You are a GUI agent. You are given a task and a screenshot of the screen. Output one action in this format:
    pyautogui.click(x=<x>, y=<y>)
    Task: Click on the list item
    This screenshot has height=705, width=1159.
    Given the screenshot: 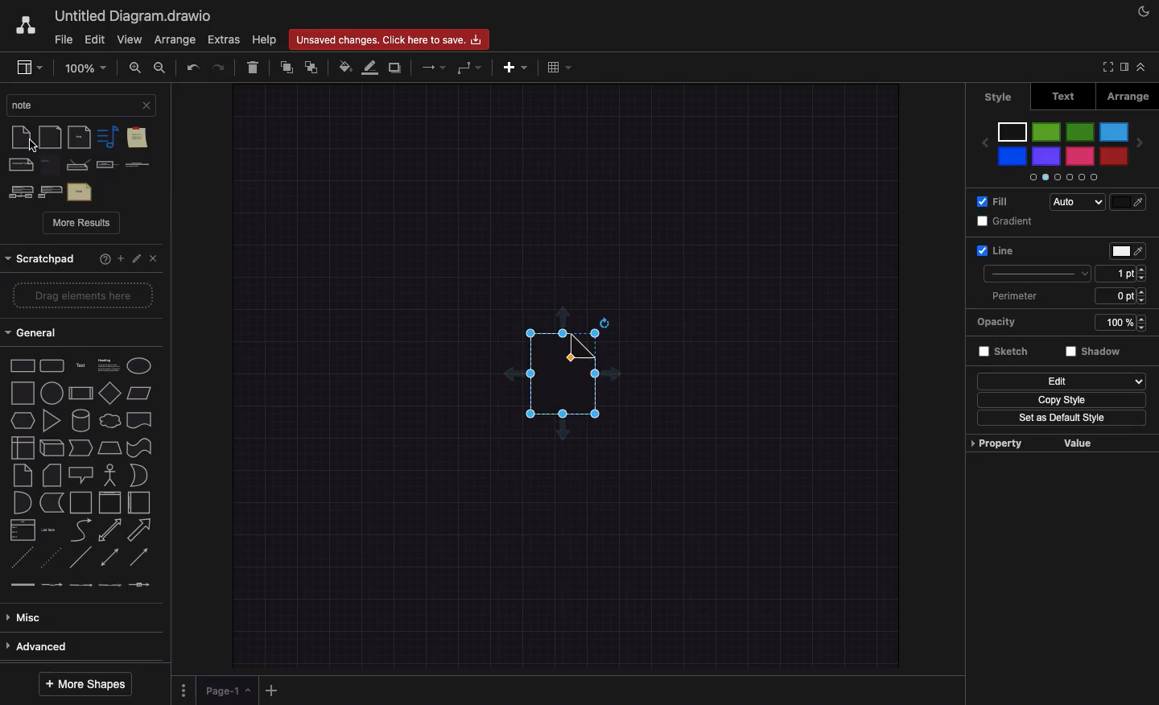 What is the action you would take?
    pyautogui.click(x=50, y=531)
    